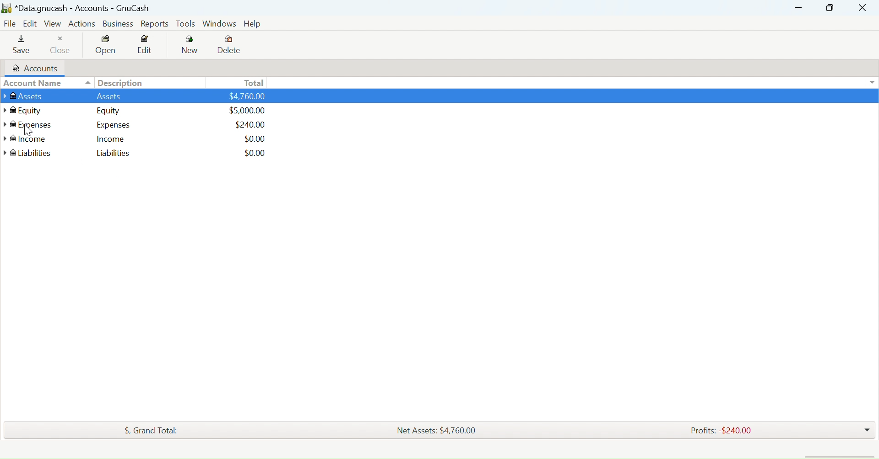  What do you see at coordinates (62, 46) in the screenshot?
I see `Close` at bounding box center [62, 46].